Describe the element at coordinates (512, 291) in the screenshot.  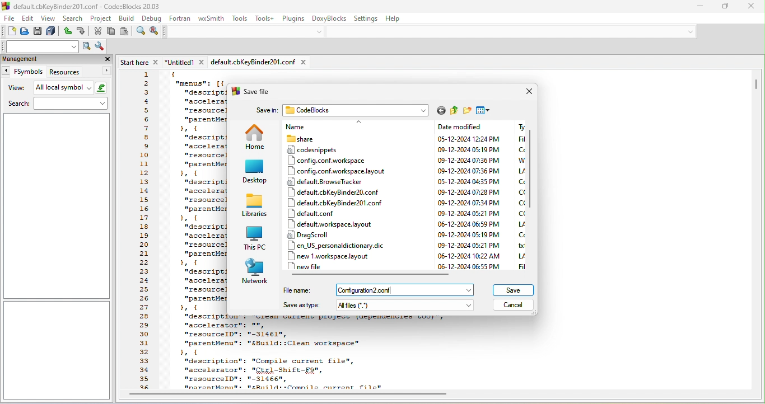
I see `save` at that location.